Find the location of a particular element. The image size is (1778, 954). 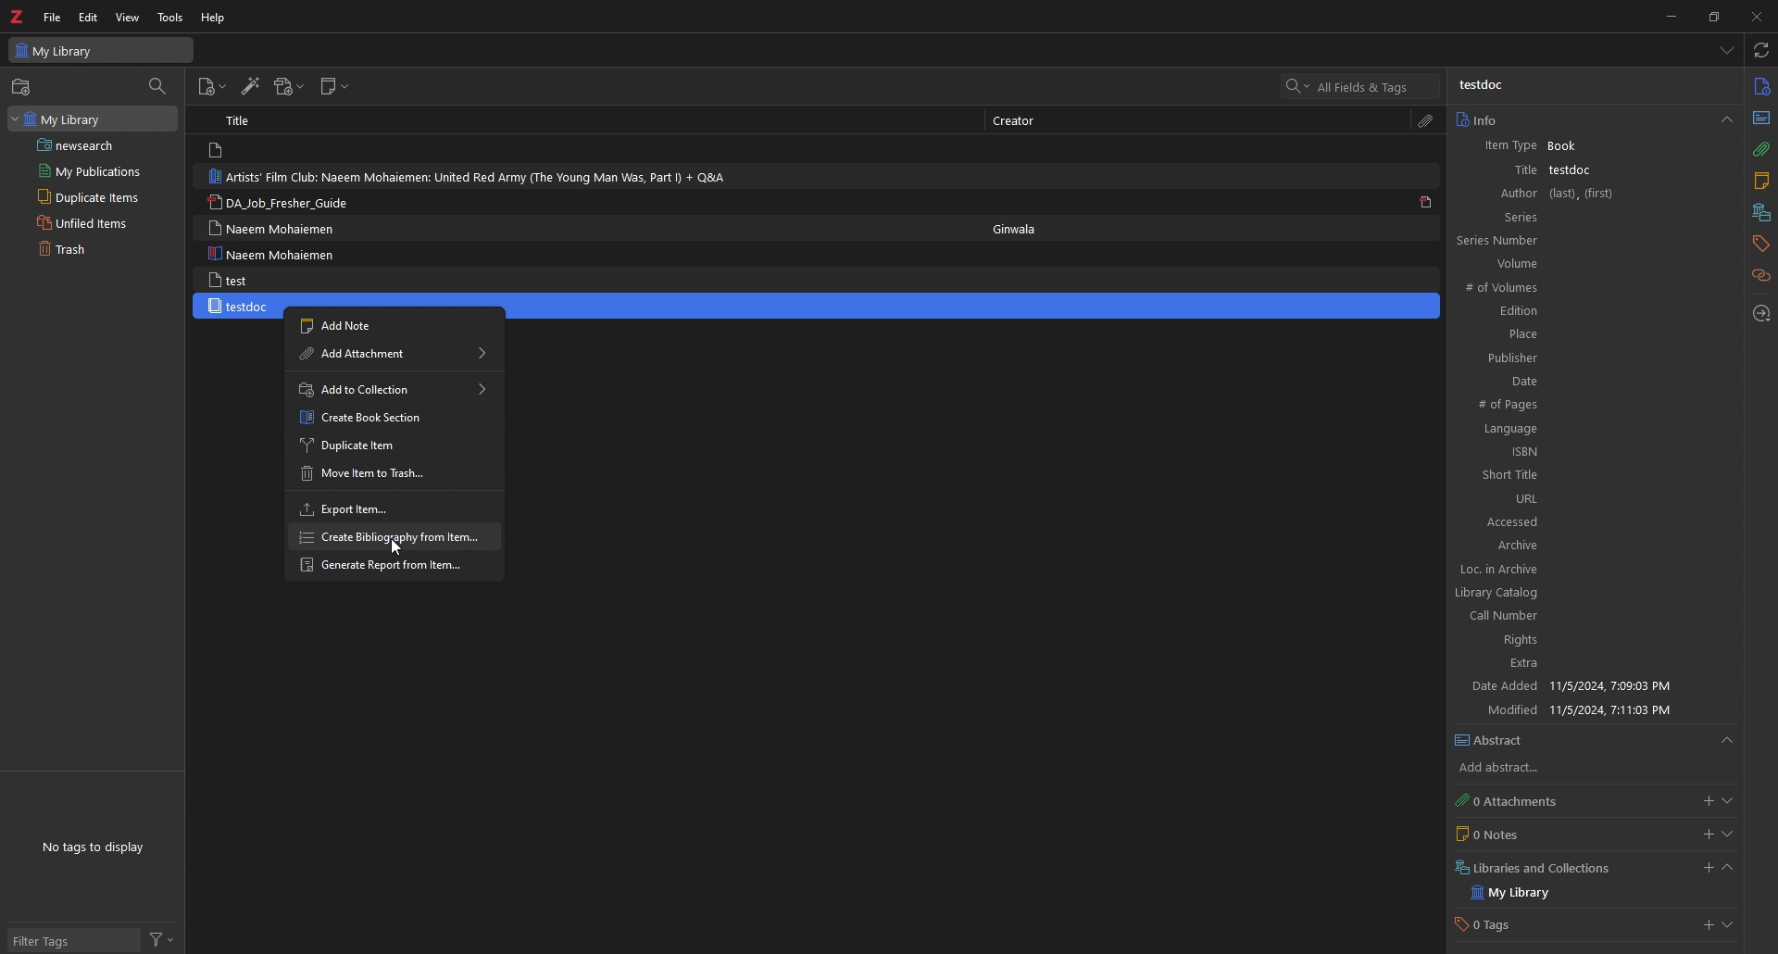

abstract is located at coordinates (1759, 117).